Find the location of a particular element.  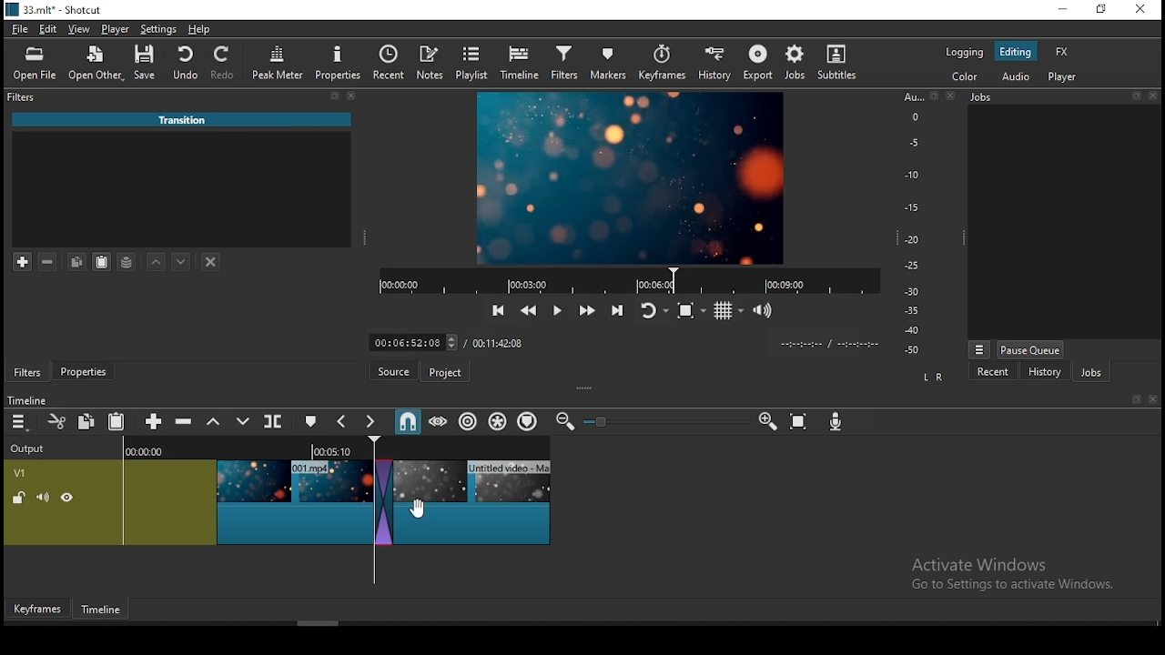

show video volume control is located at coordinates (762, 307).